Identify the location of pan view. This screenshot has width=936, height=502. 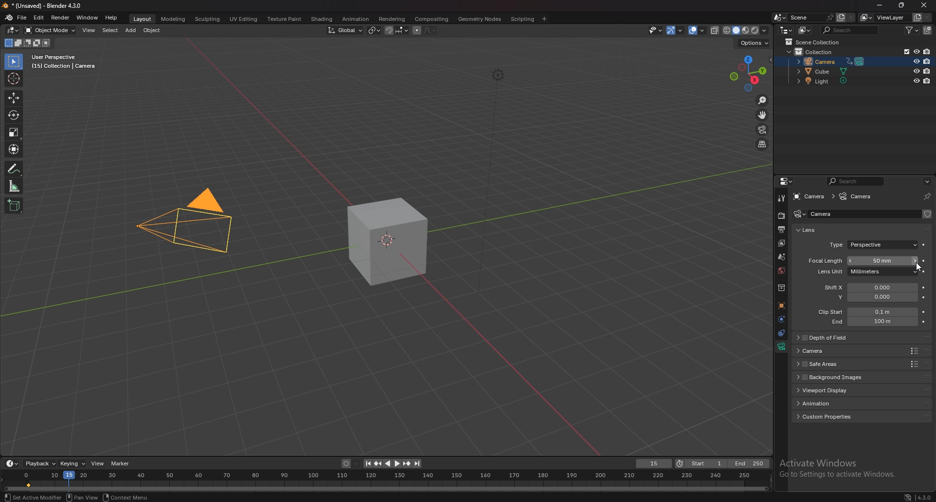
(82, 497).